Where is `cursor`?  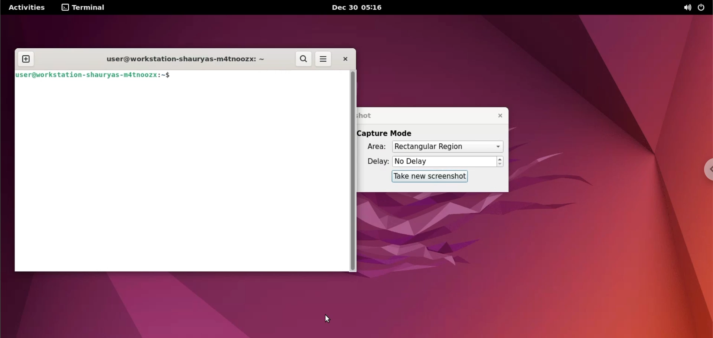
cursor is located at coordinates (328, 320).